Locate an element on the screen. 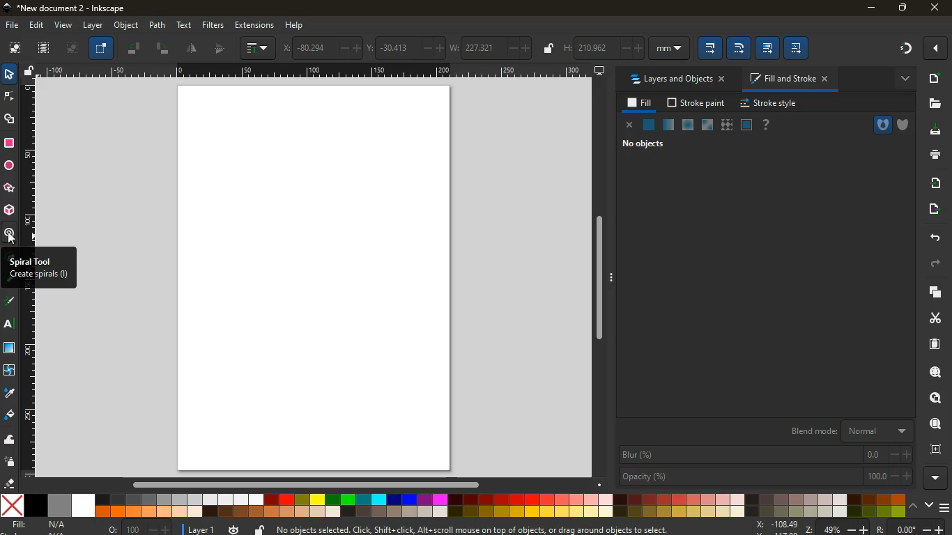 Image resolution: width=952 pixels, height=535 pixels. blur is located at coordinates (765, 455).